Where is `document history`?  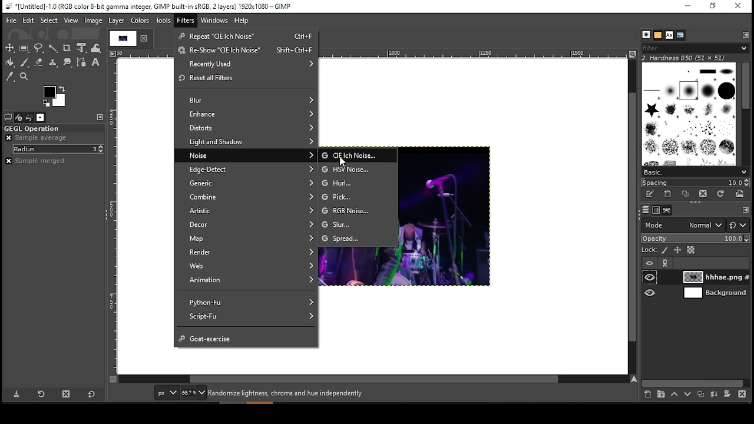 document history is located at coordinates (679, 35).